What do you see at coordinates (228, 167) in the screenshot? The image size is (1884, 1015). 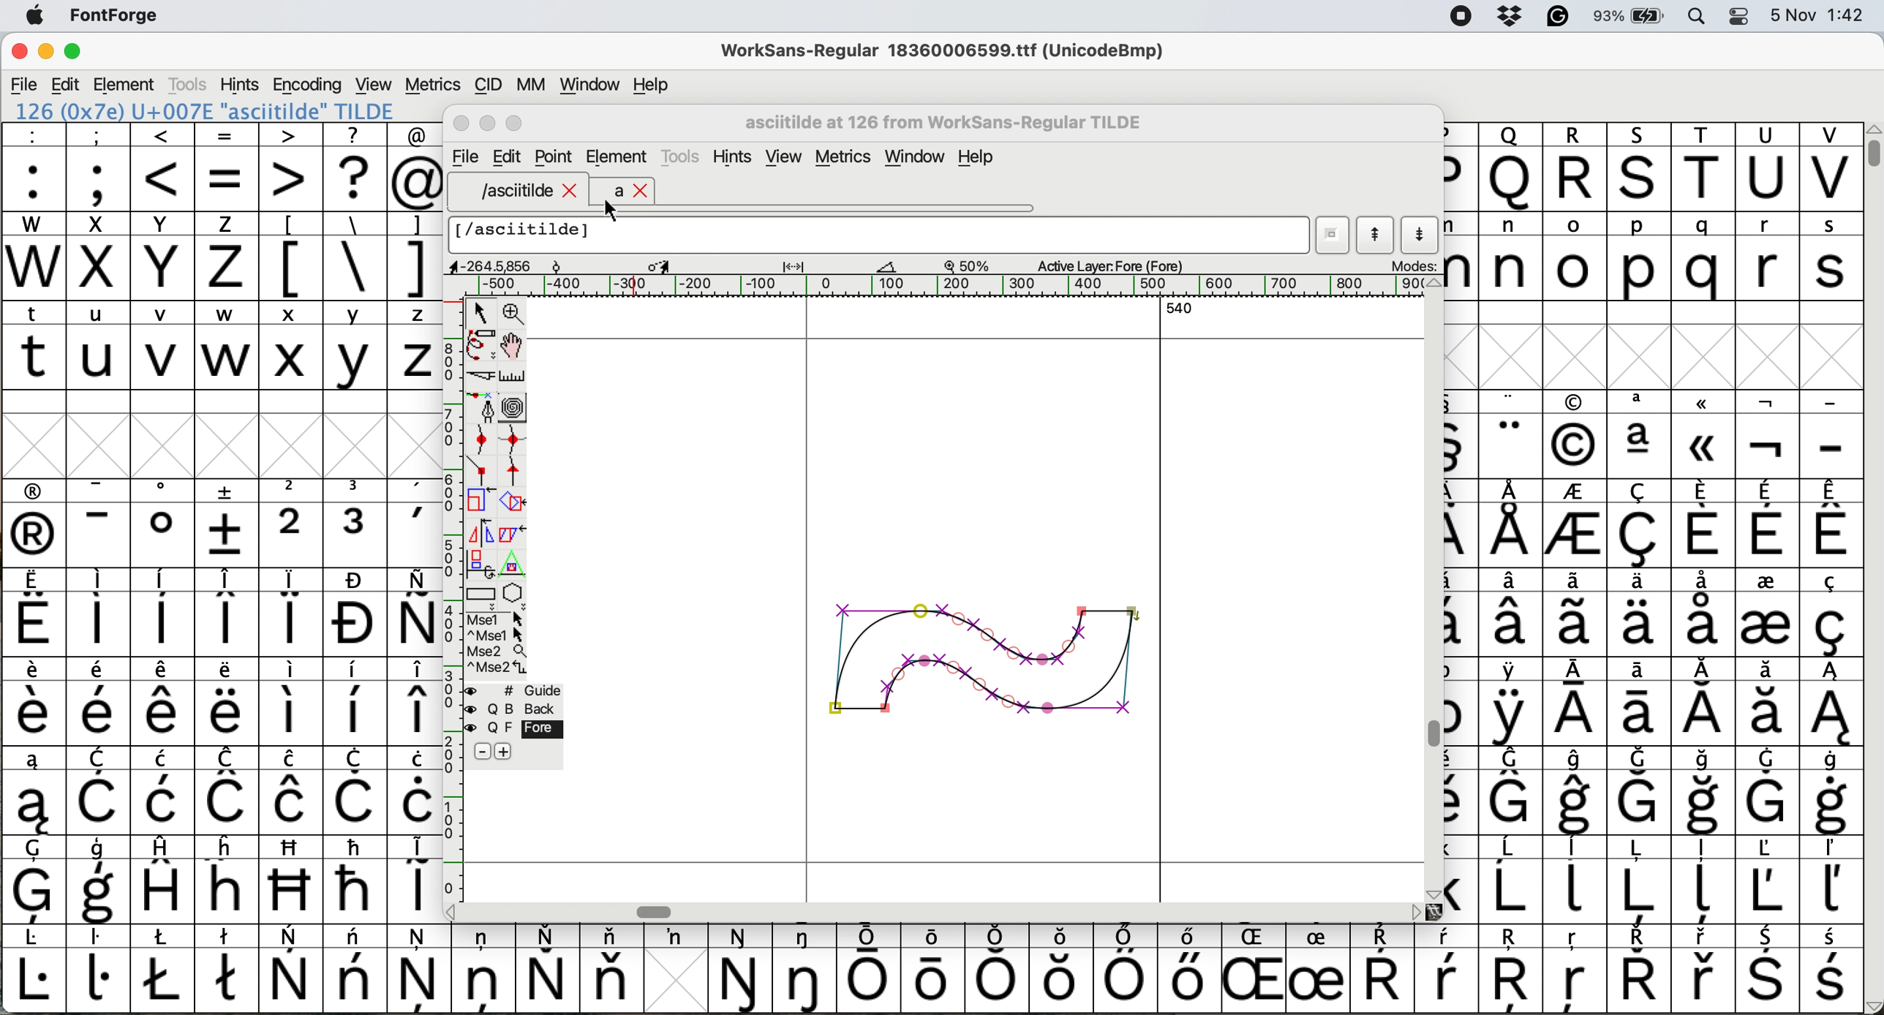 I see `=` at bounding box center [228, 167].